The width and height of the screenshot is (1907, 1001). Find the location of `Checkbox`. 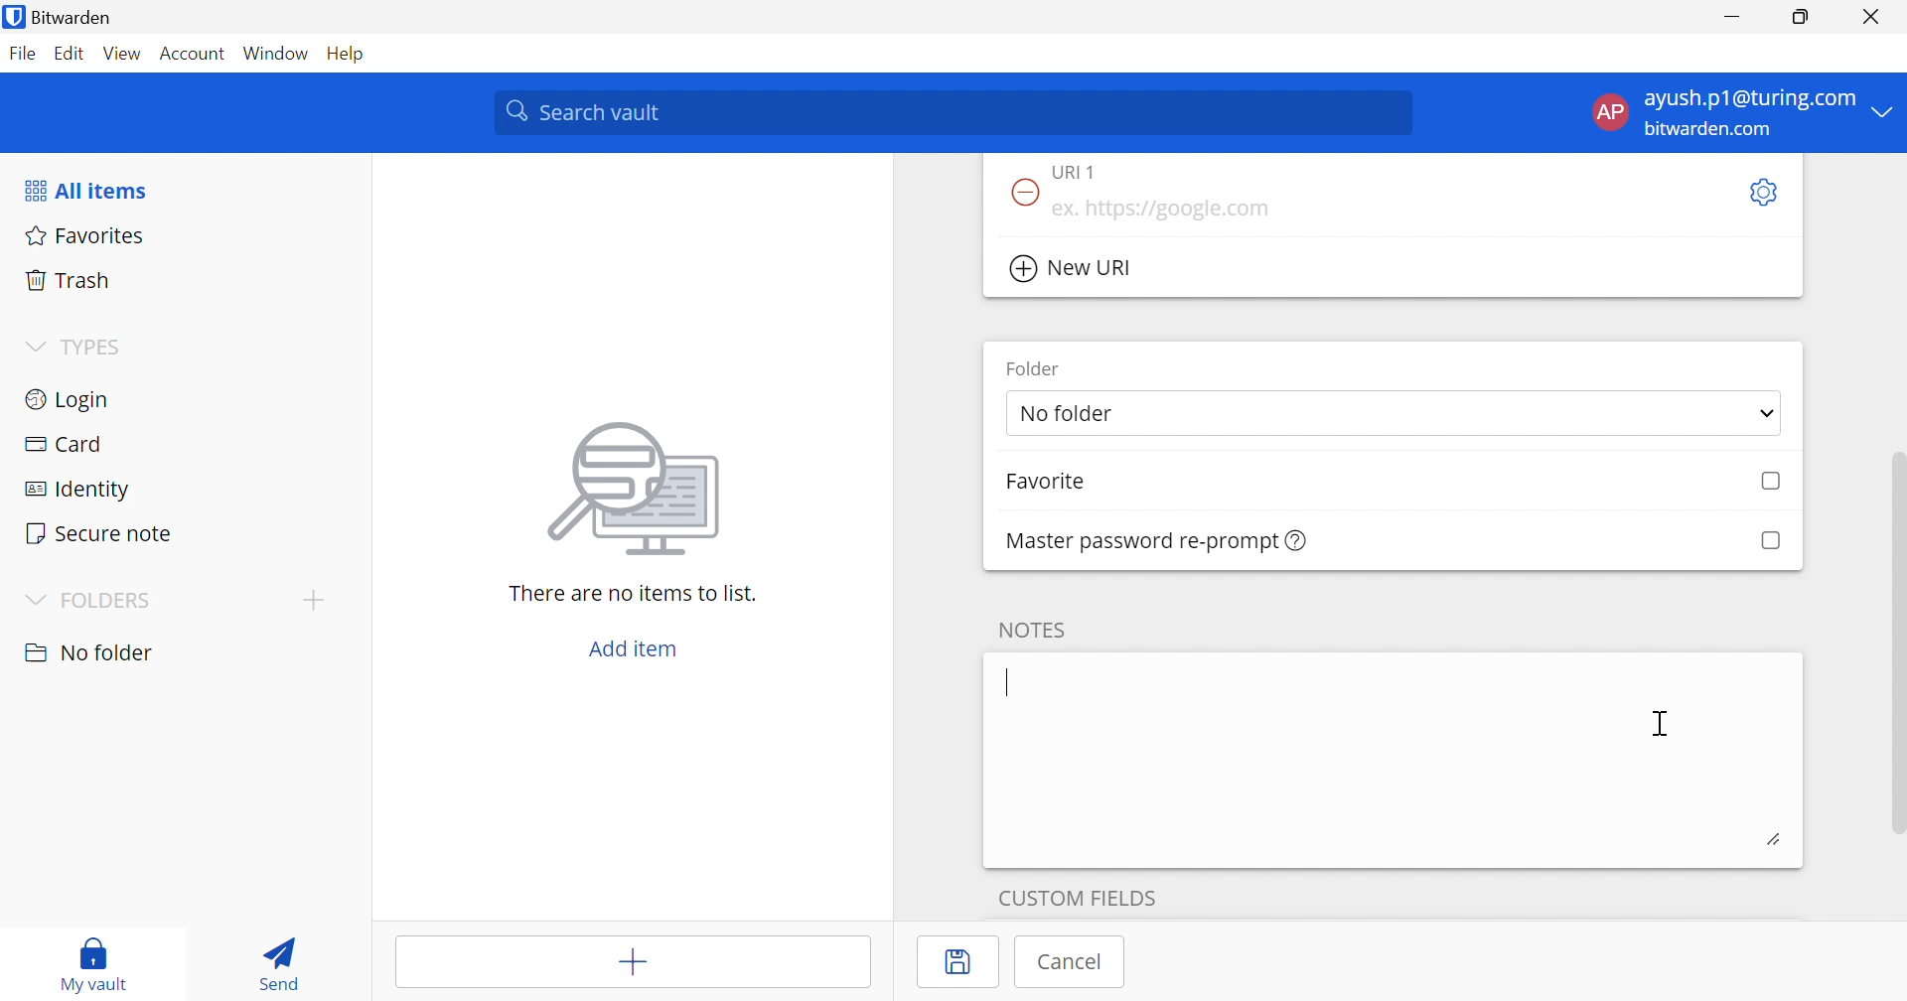

Checkbox is located at coordinates (1769, 541).